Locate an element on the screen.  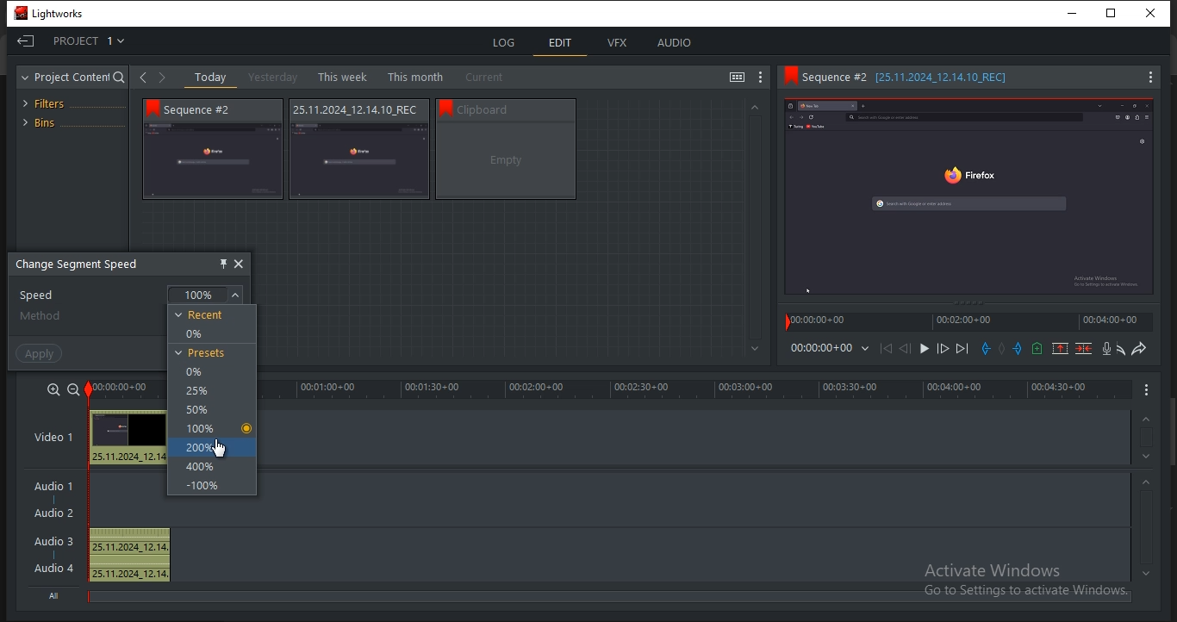
bookmark is located at coordinates (152, 109).